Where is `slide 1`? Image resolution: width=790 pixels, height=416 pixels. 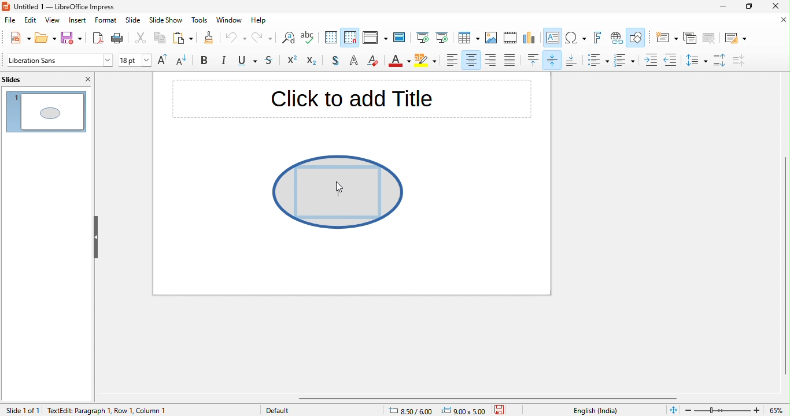
slide 1 is located at coordinates (46, 110).